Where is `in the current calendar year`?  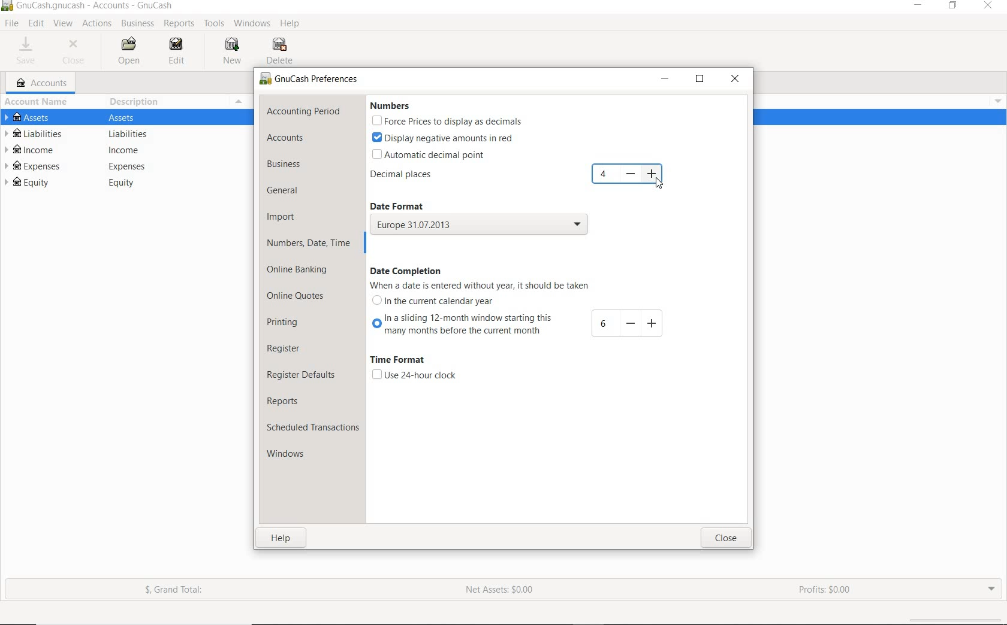
in the current calendar year is located at coordinates (439, 302).